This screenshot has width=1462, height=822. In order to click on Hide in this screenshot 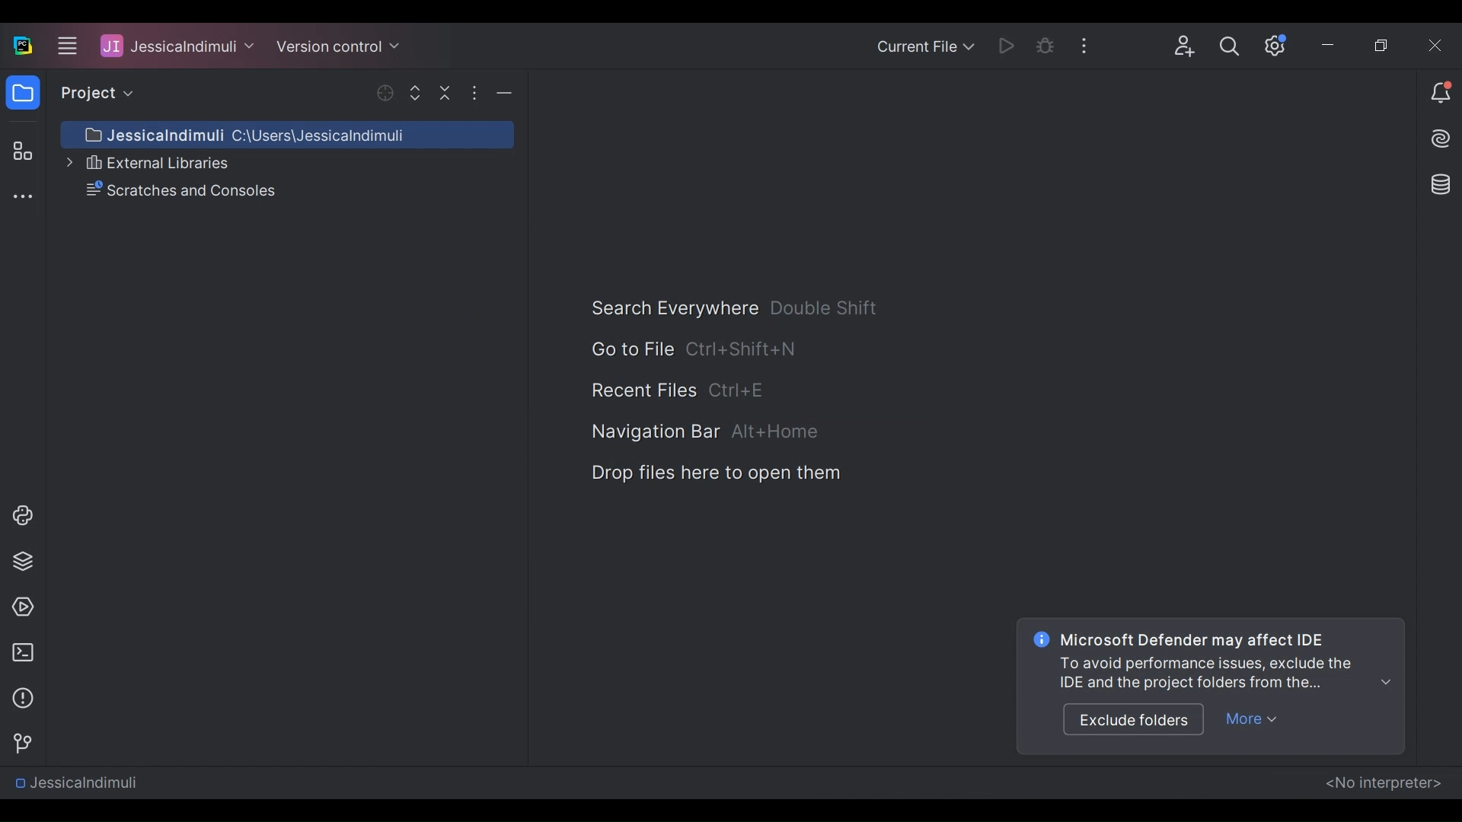, I will do `click(506, 94)`.